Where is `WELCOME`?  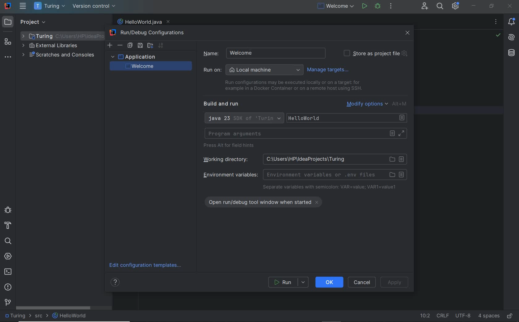
WELCOME is located at coordinates (150, 66).